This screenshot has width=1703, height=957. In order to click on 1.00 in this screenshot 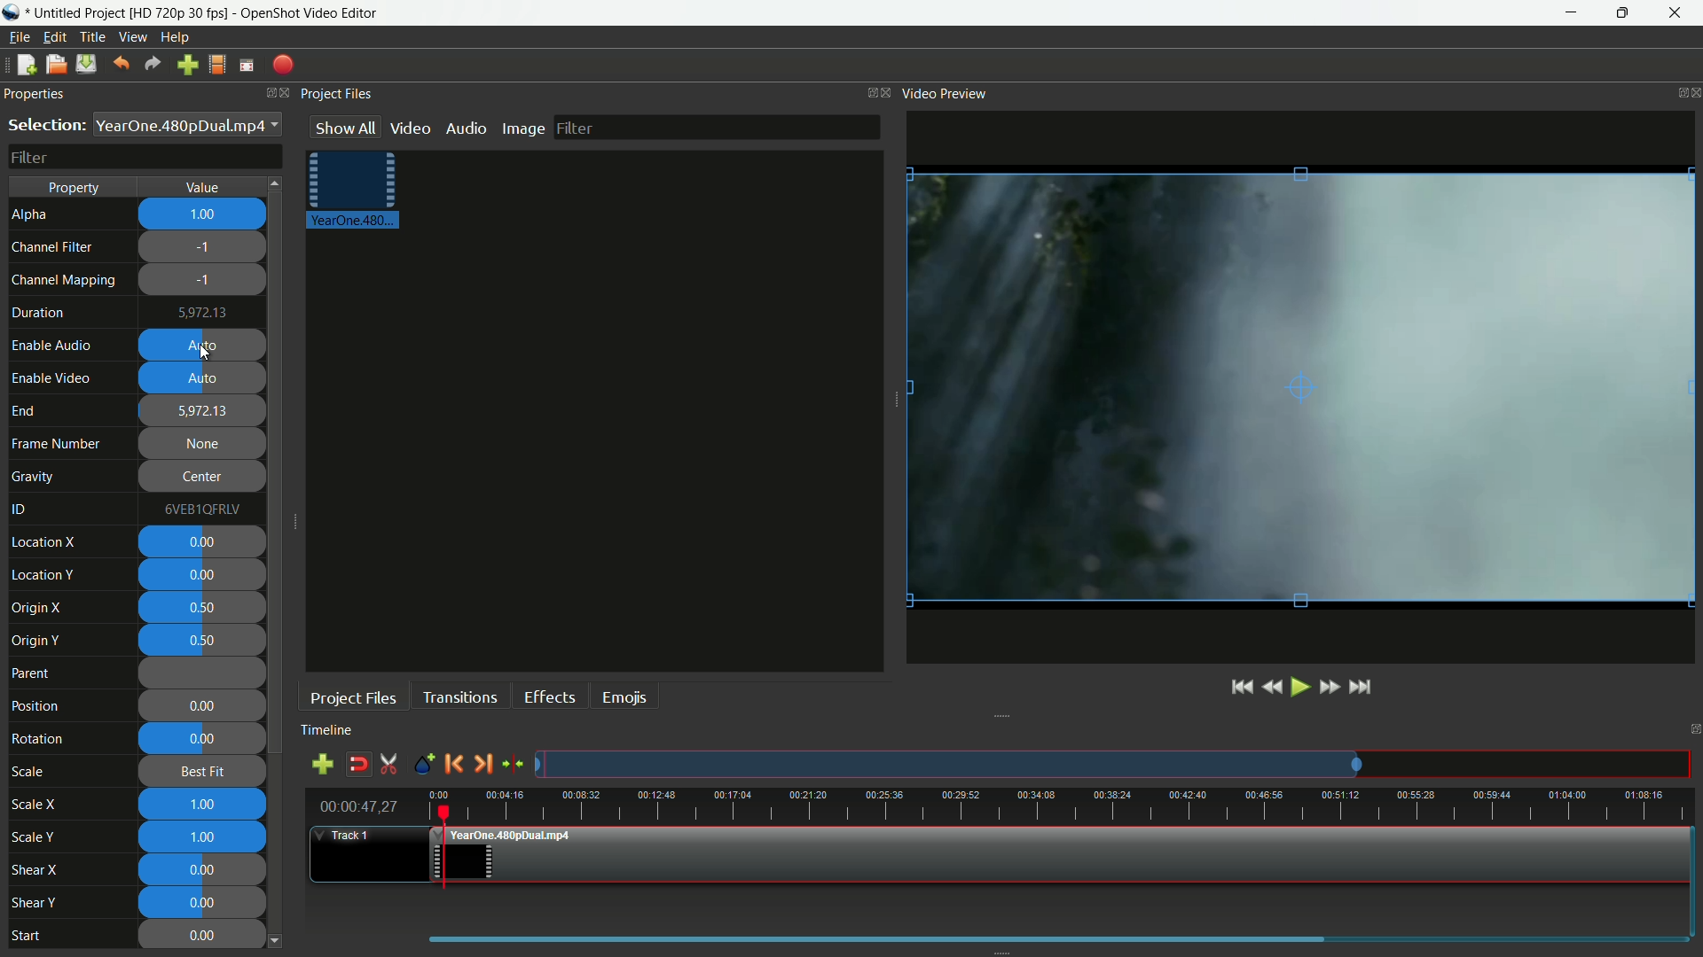, I will do `click(205, 216)`.